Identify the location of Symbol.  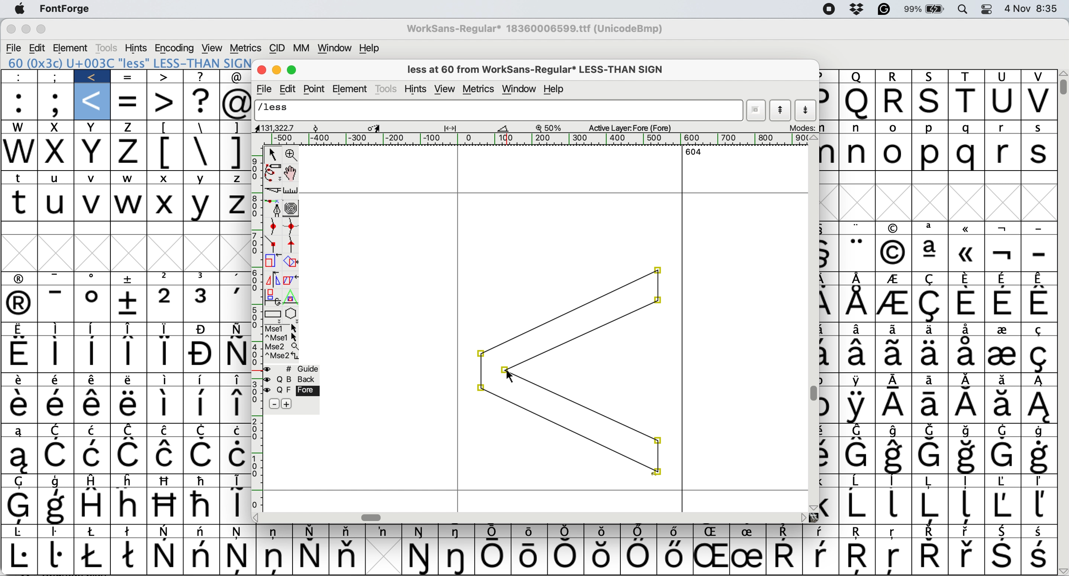
(422, 532).